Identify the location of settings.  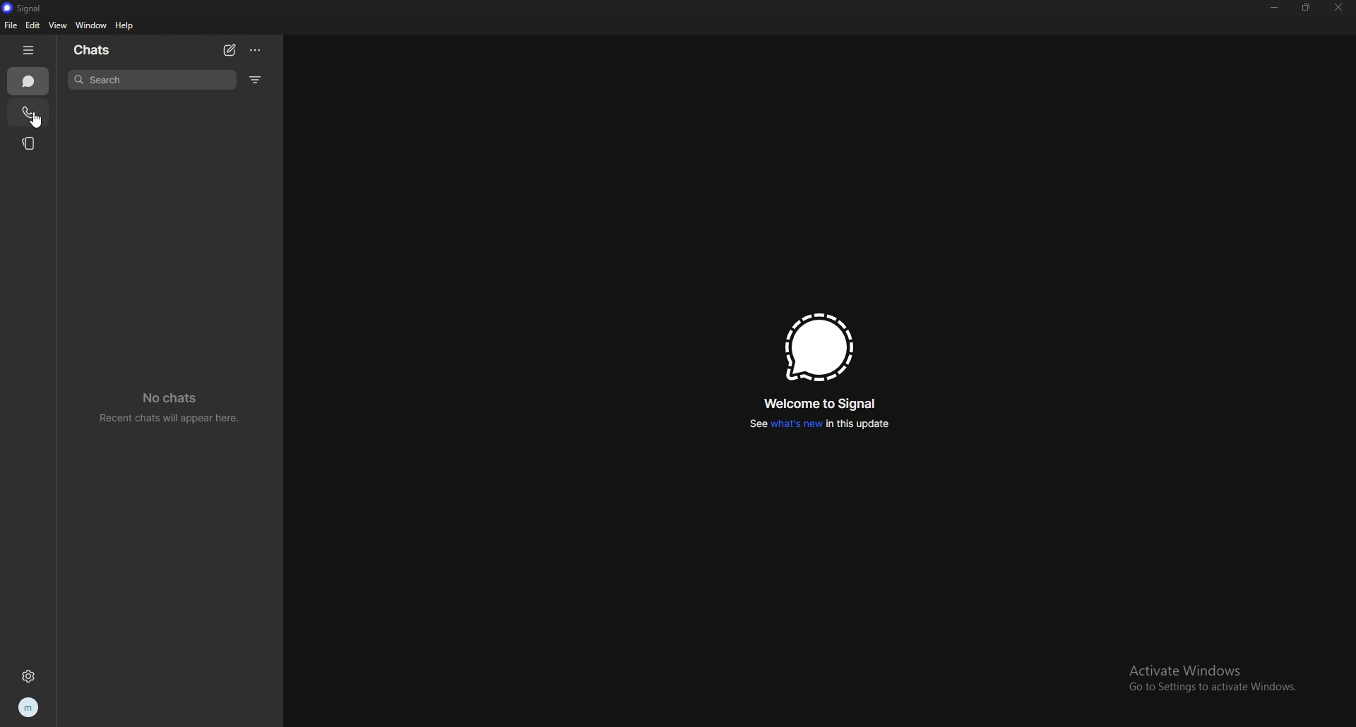
(28, 676).